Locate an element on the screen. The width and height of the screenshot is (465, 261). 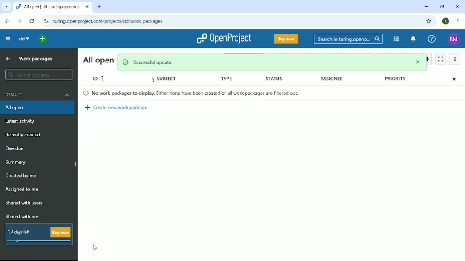
ID is located at coordinates (98, 77).